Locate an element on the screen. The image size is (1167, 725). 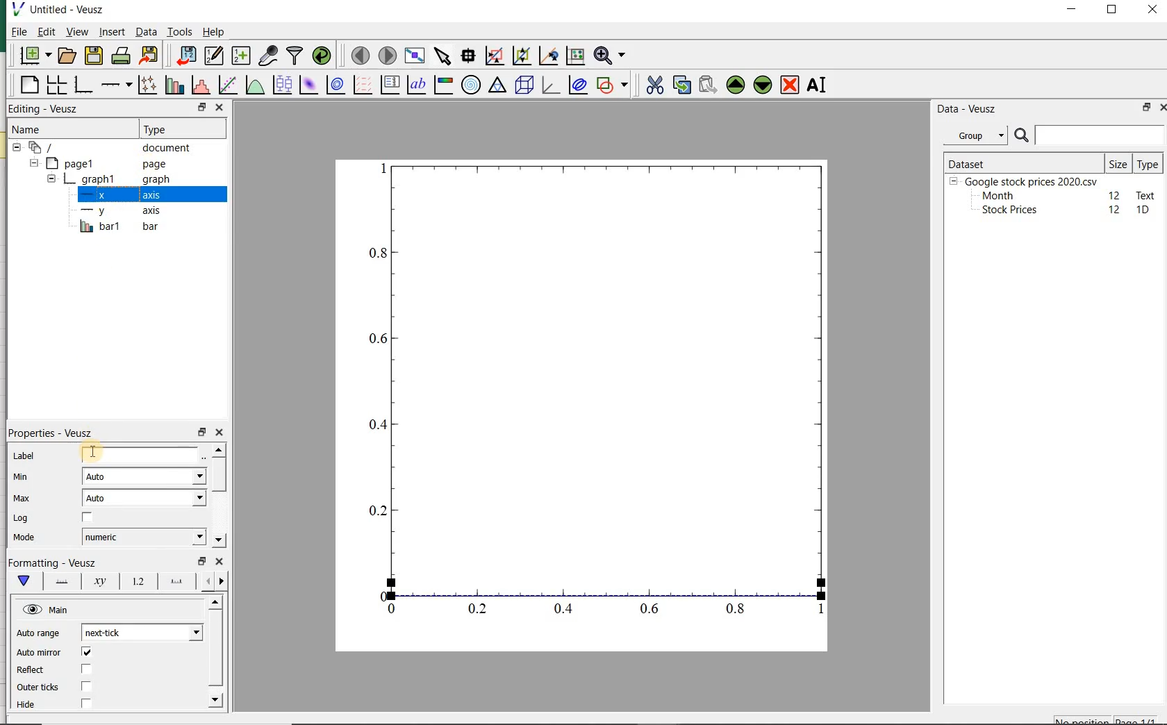
3d scene is located at coordinates (524, 86).